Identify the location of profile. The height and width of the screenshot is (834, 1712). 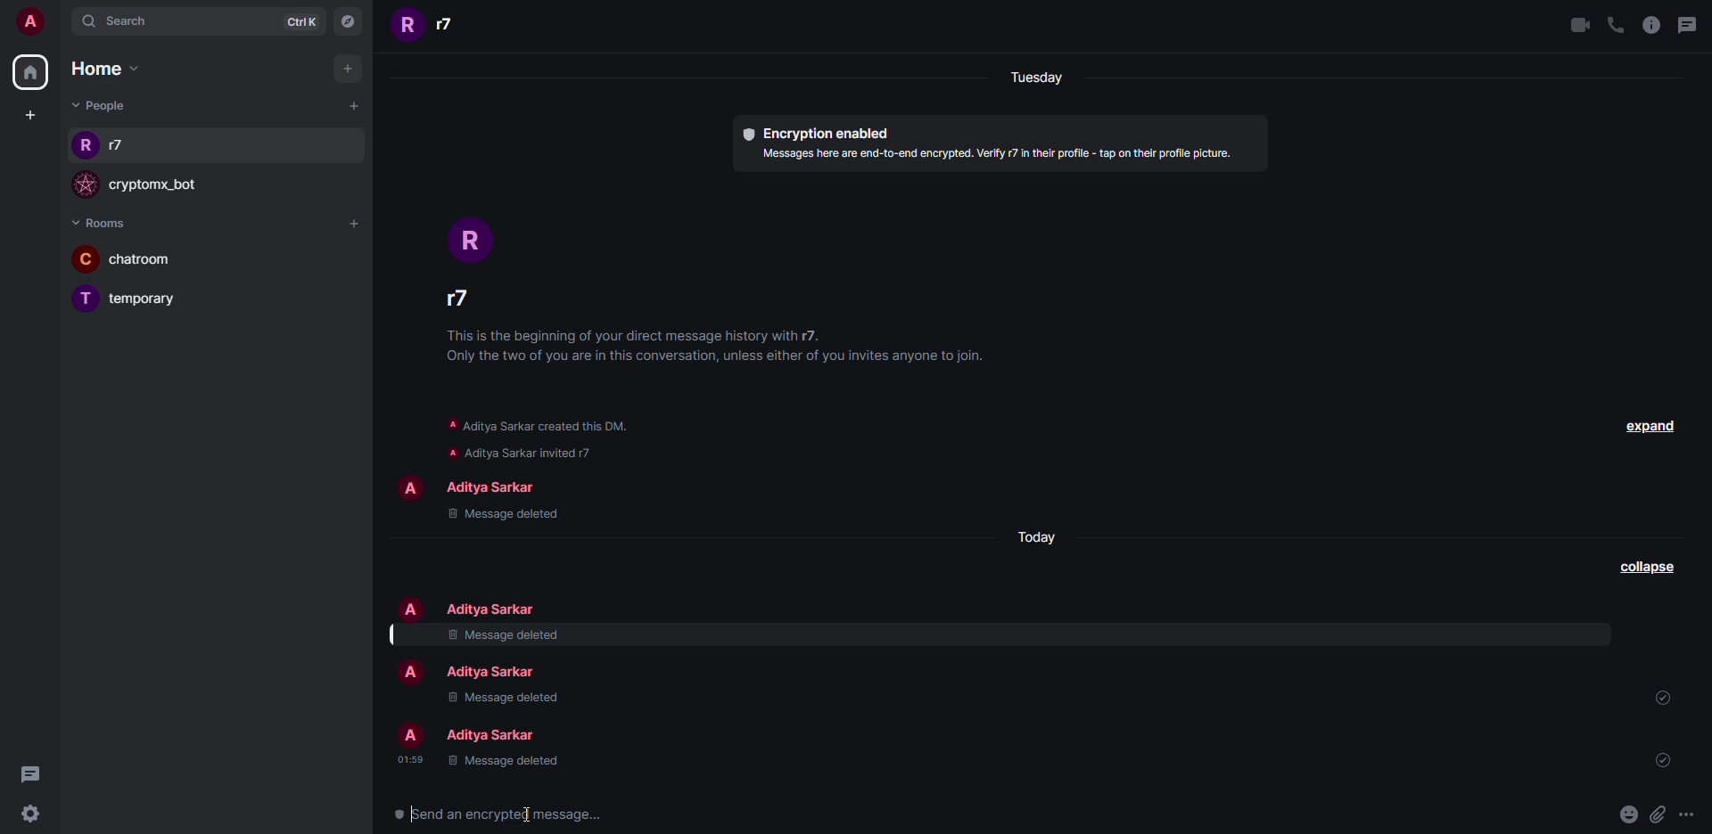
(410, 736).